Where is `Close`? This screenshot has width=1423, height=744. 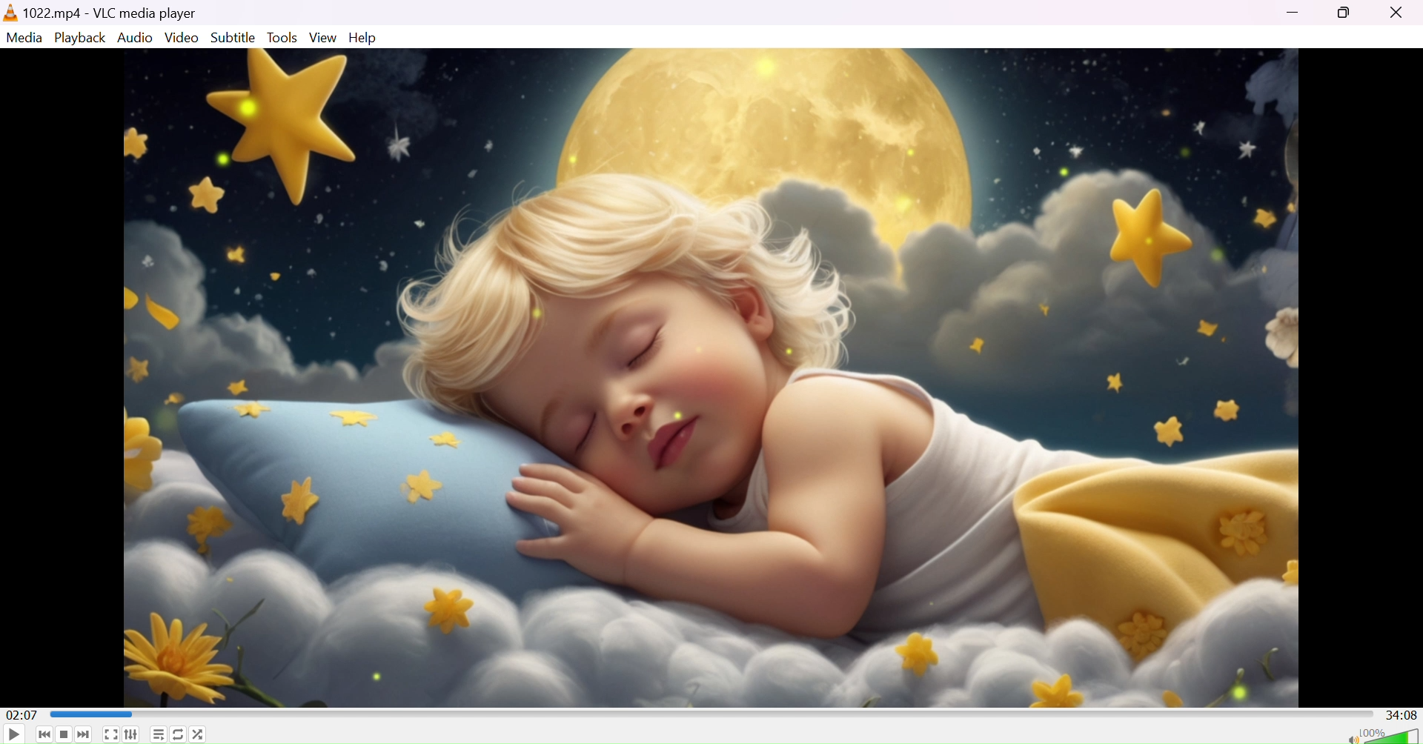
Close is located at coordinates (1402, 13).